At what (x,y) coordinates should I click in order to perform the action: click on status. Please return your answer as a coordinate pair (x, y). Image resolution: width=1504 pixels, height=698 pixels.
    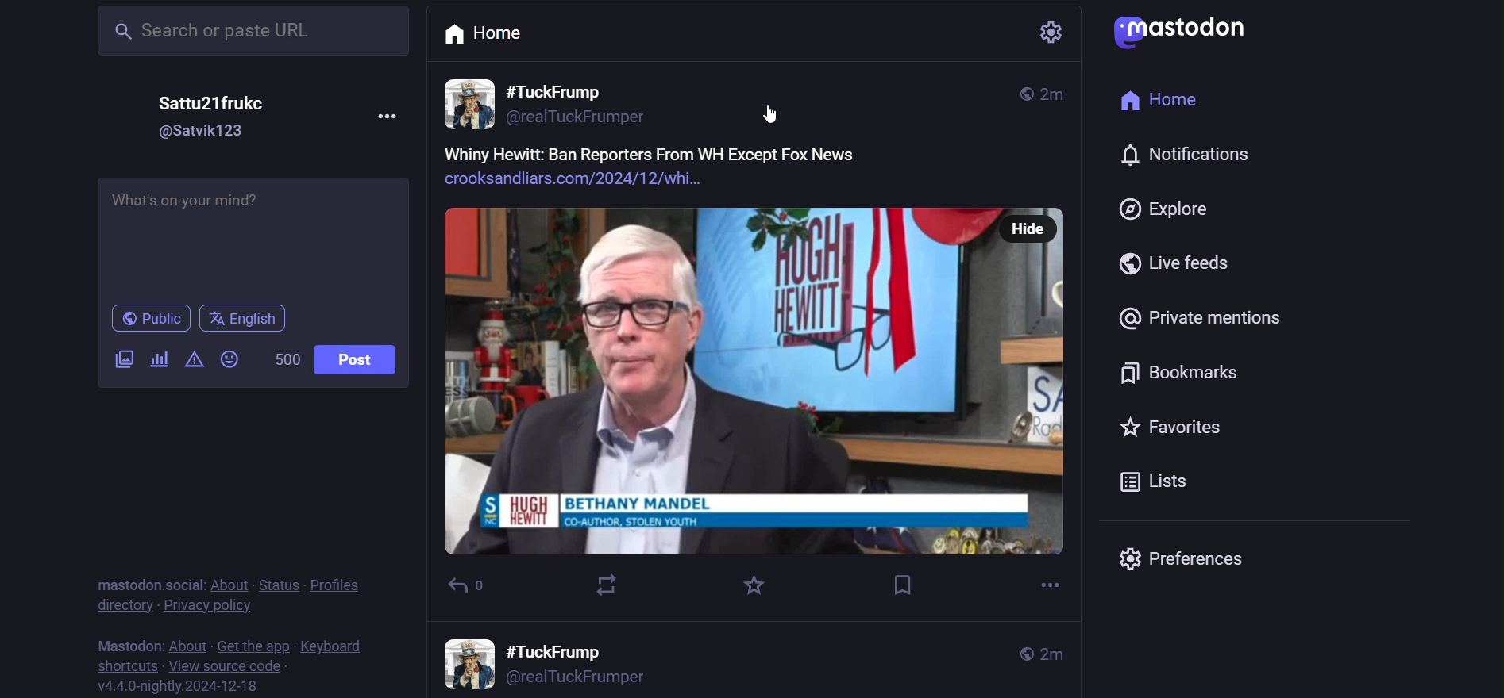
    Looking at the image, I should click on (281, 583).